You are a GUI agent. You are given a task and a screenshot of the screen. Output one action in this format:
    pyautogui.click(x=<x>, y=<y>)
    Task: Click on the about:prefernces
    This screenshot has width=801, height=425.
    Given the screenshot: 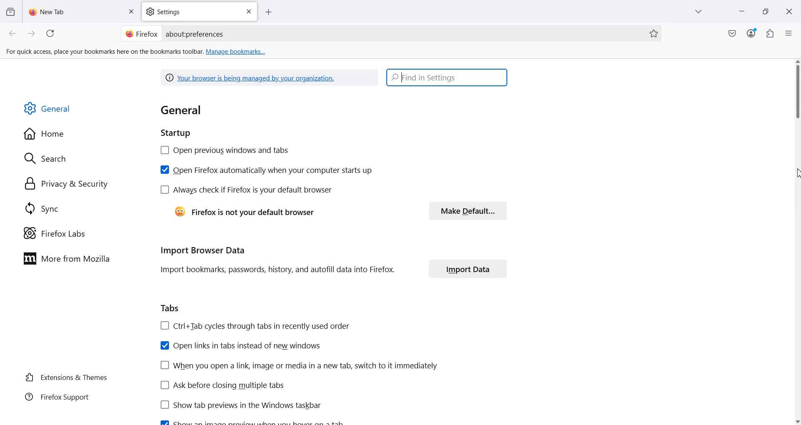 What is the action you would take?
    pyautogui.click(x=195, y=34)
    